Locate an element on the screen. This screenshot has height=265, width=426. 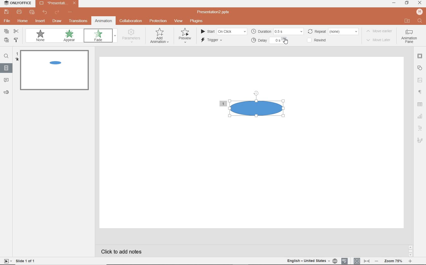
undo is located at coordinates (45, 12).